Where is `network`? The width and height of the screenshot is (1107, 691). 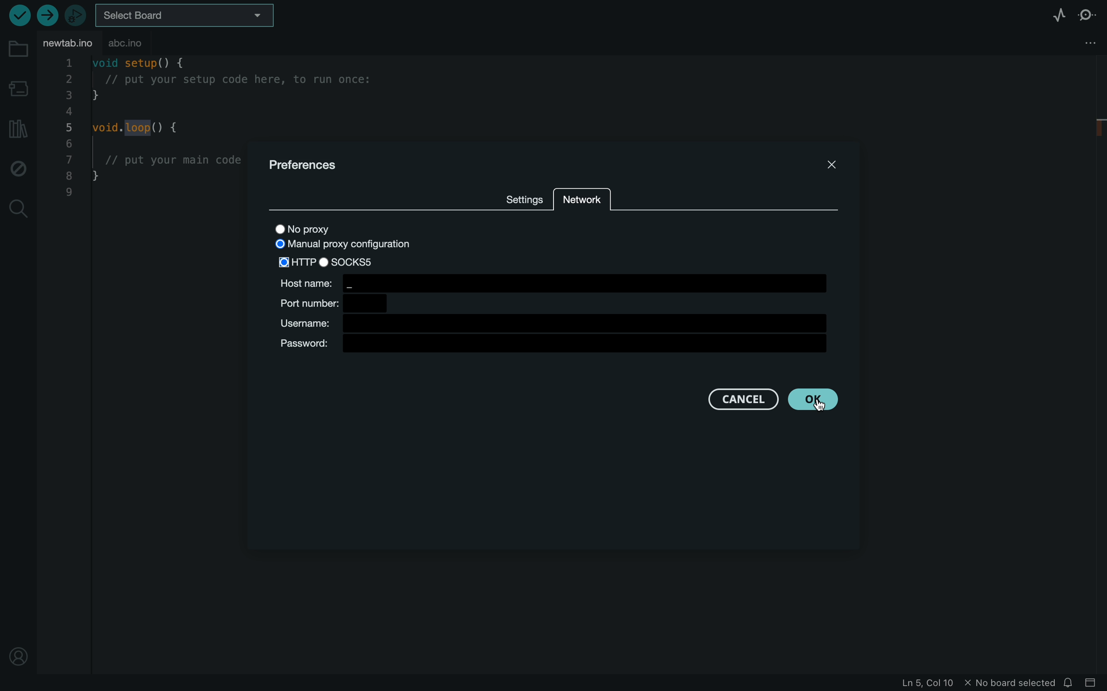
network is located at coordinates (583, 201).